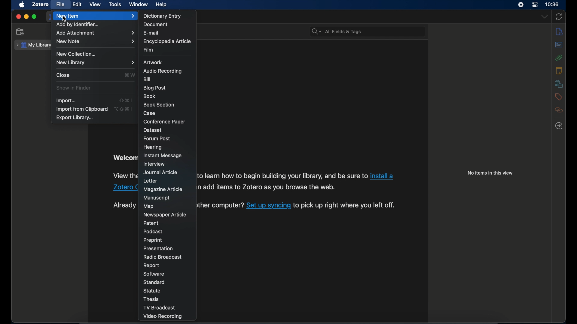 Image resolution: width=577 pixels, height=324 pixels. I want to click on thesis, so click(152, 299).